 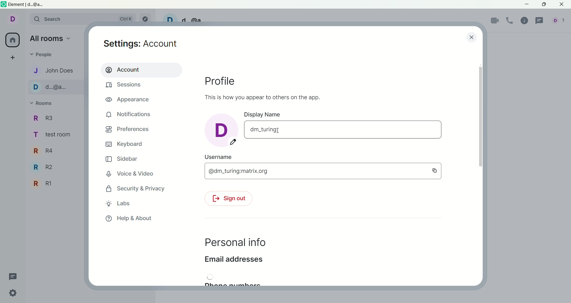 What do you see at coordinates (277, 114) in the screenshot?
I see `display name` at bounding box center [277, 114].